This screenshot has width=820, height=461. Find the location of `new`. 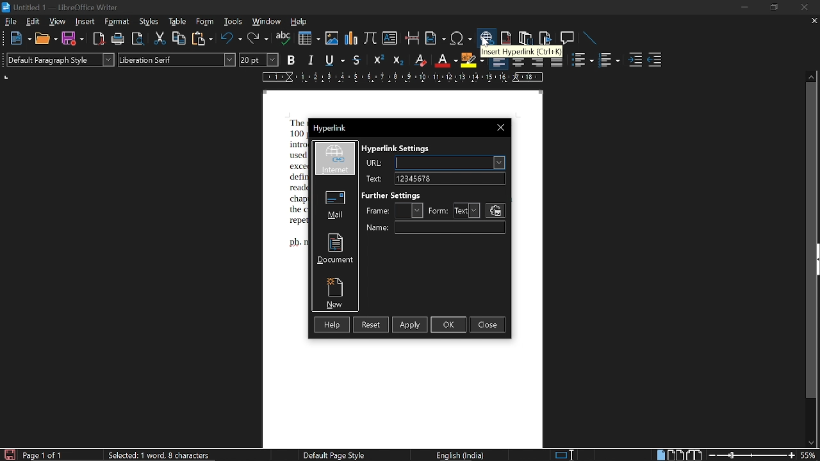

new is located at coordinates (21, 38).